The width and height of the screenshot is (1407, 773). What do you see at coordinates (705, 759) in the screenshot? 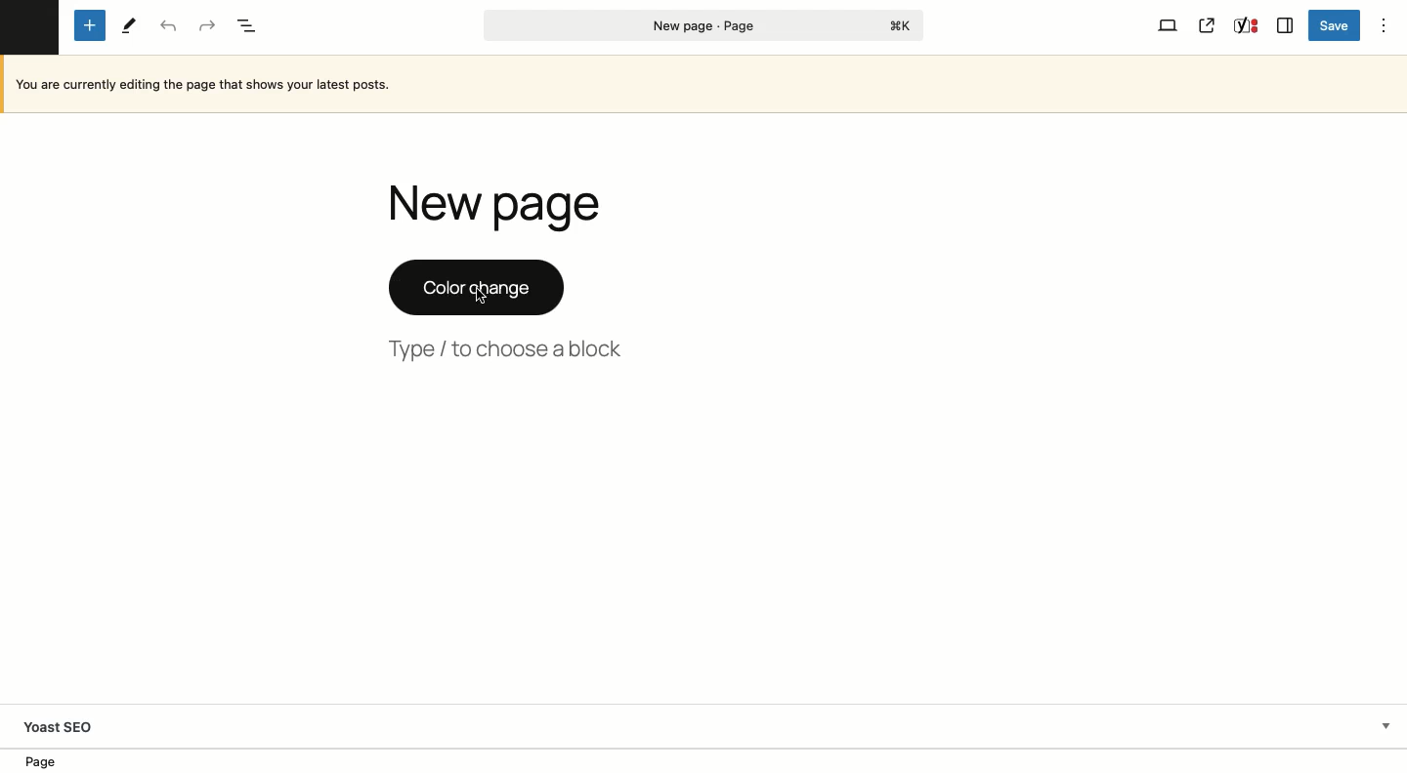
I see `Location` at bounding box center [705, 759].